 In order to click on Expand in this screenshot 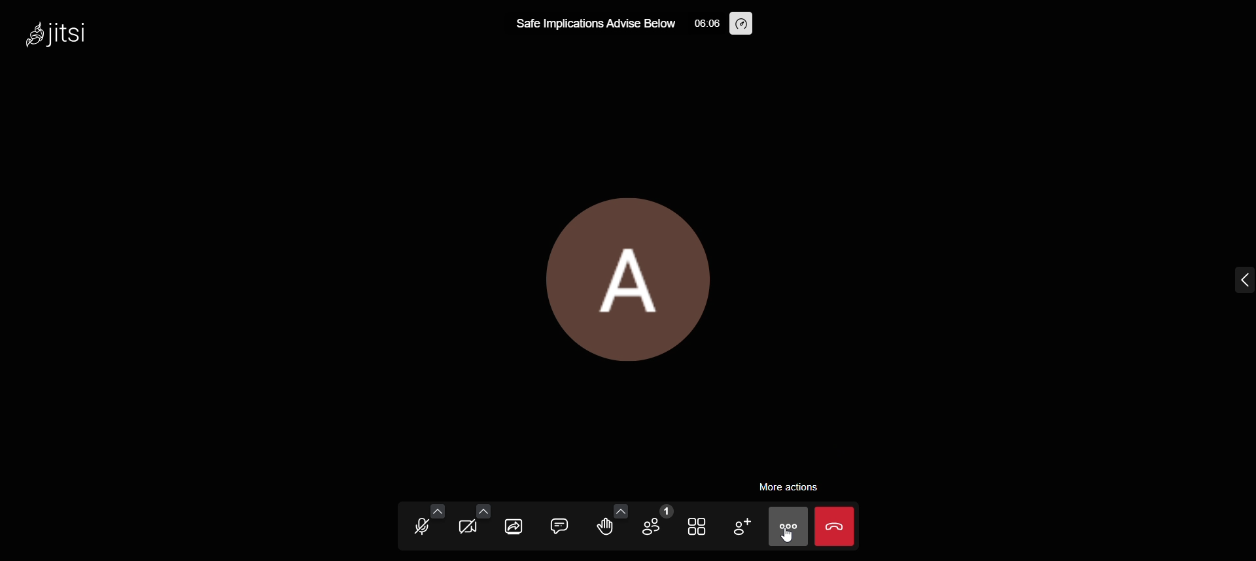, I will do `click(1222, 283)`.